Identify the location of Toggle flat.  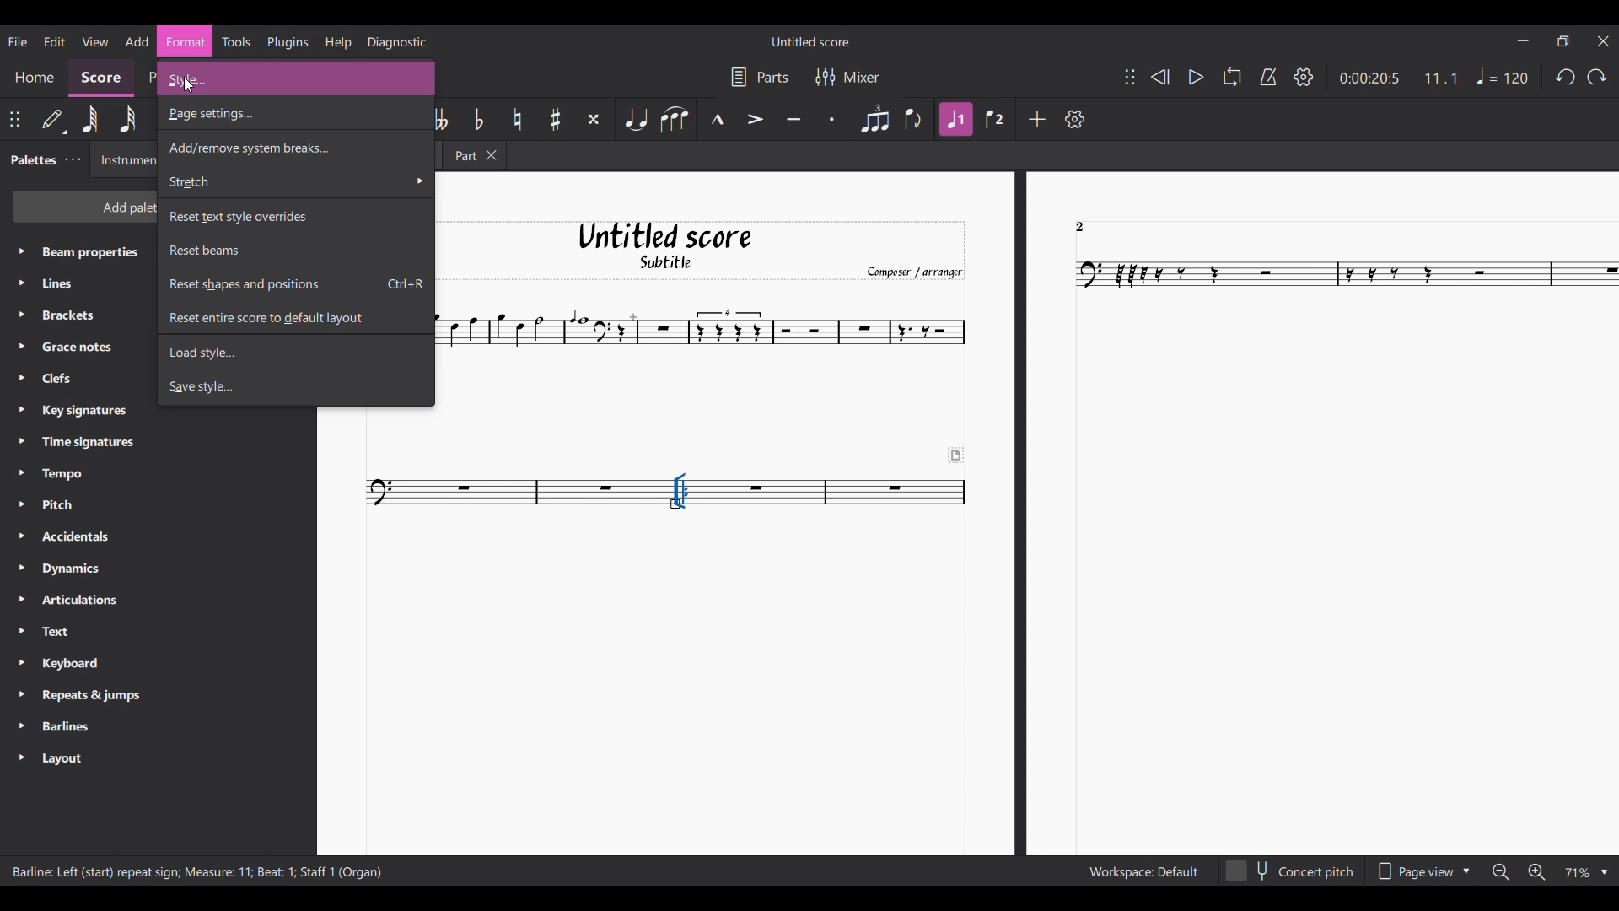
(479, 119).